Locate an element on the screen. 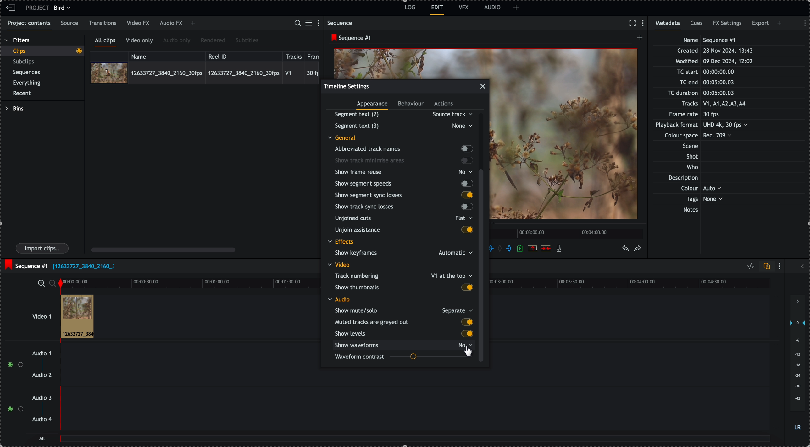  create a new sequence is located at coordinates (638, 40).